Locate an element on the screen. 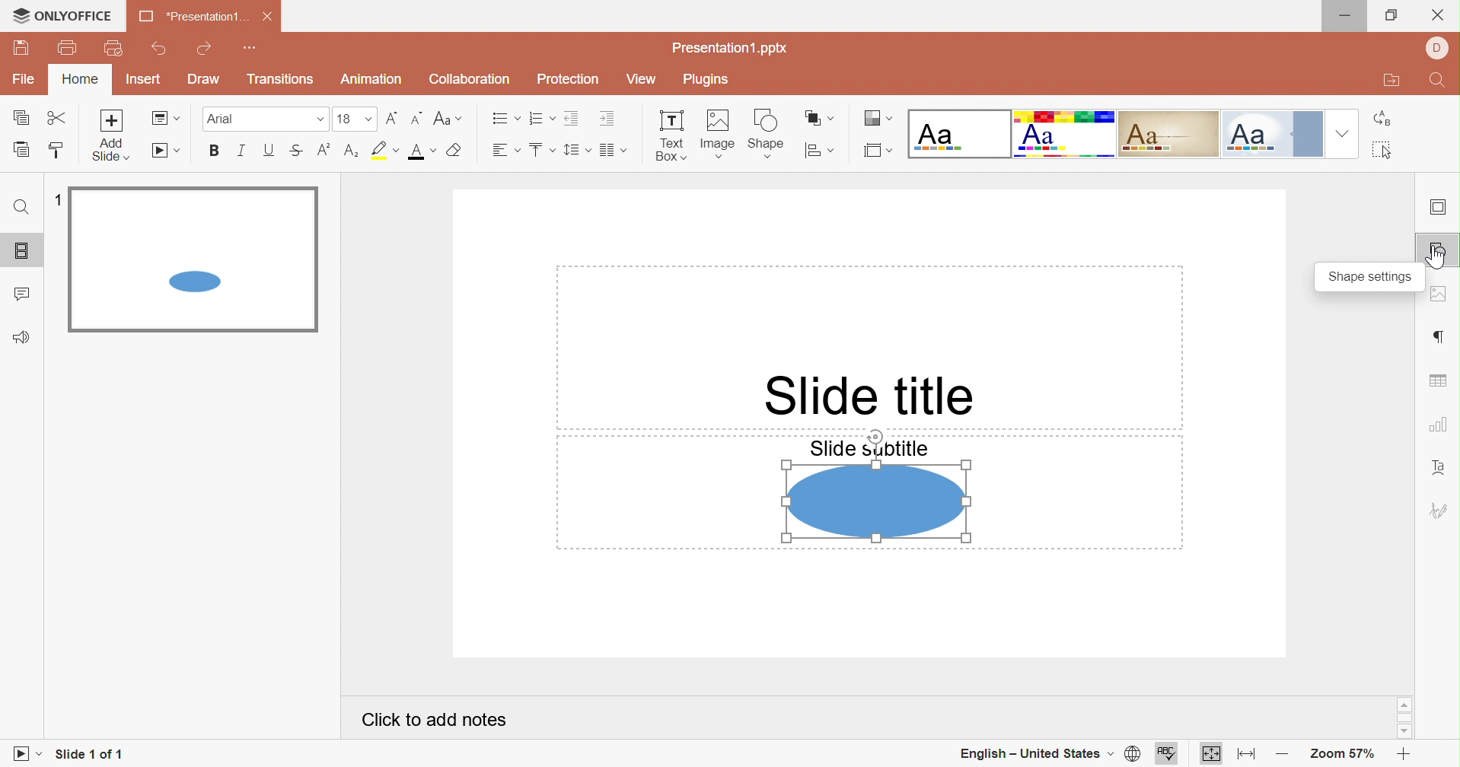 The height and width of the screenshot is (767, 1460). Presentation1.pptx is located at coordinates (731, 49).